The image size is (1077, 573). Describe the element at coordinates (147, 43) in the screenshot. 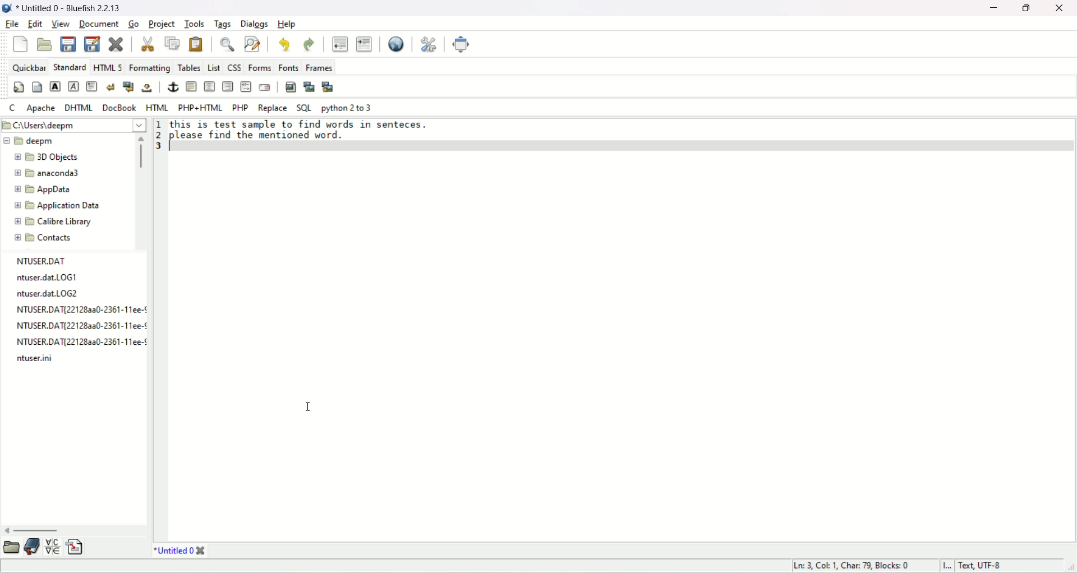

I see `cut` at that location.